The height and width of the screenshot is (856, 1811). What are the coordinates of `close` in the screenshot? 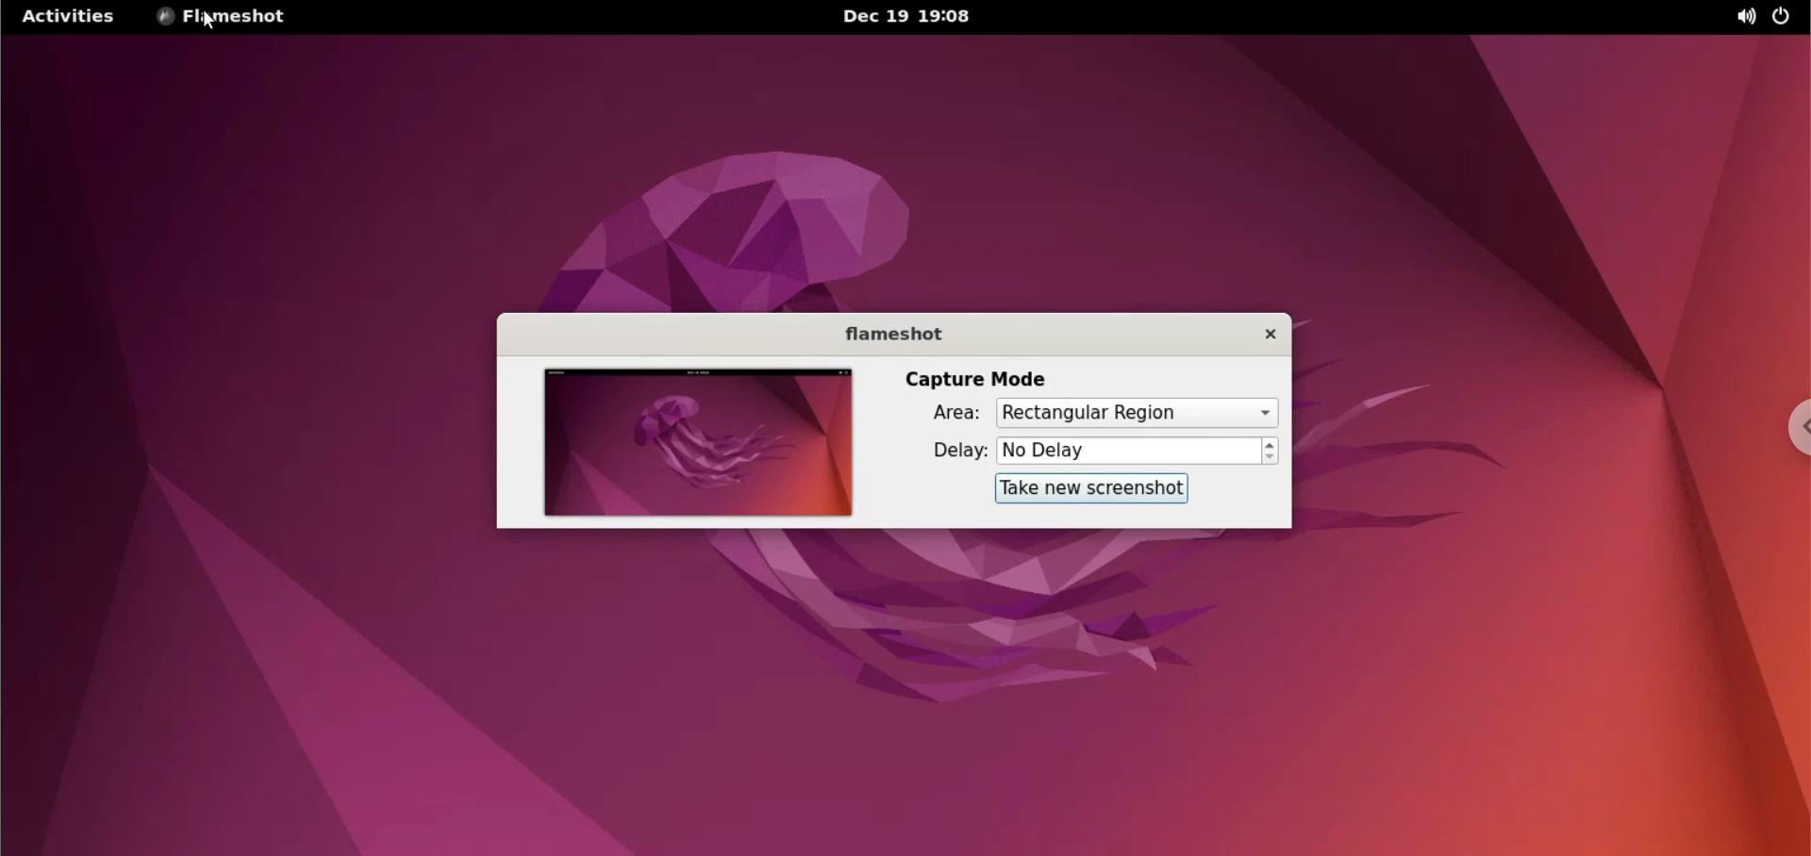 It's located at (1254, 336).